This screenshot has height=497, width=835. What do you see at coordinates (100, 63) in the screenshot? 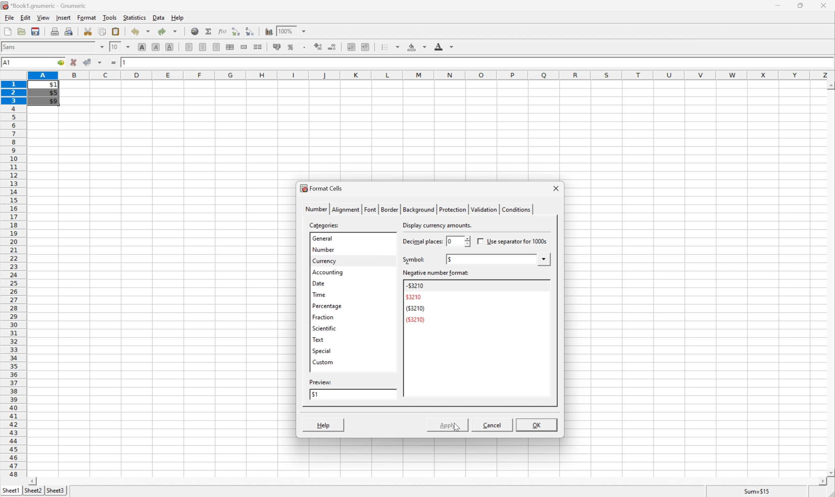
I see `accept changes across all selections` at bounding box center [100, 63].